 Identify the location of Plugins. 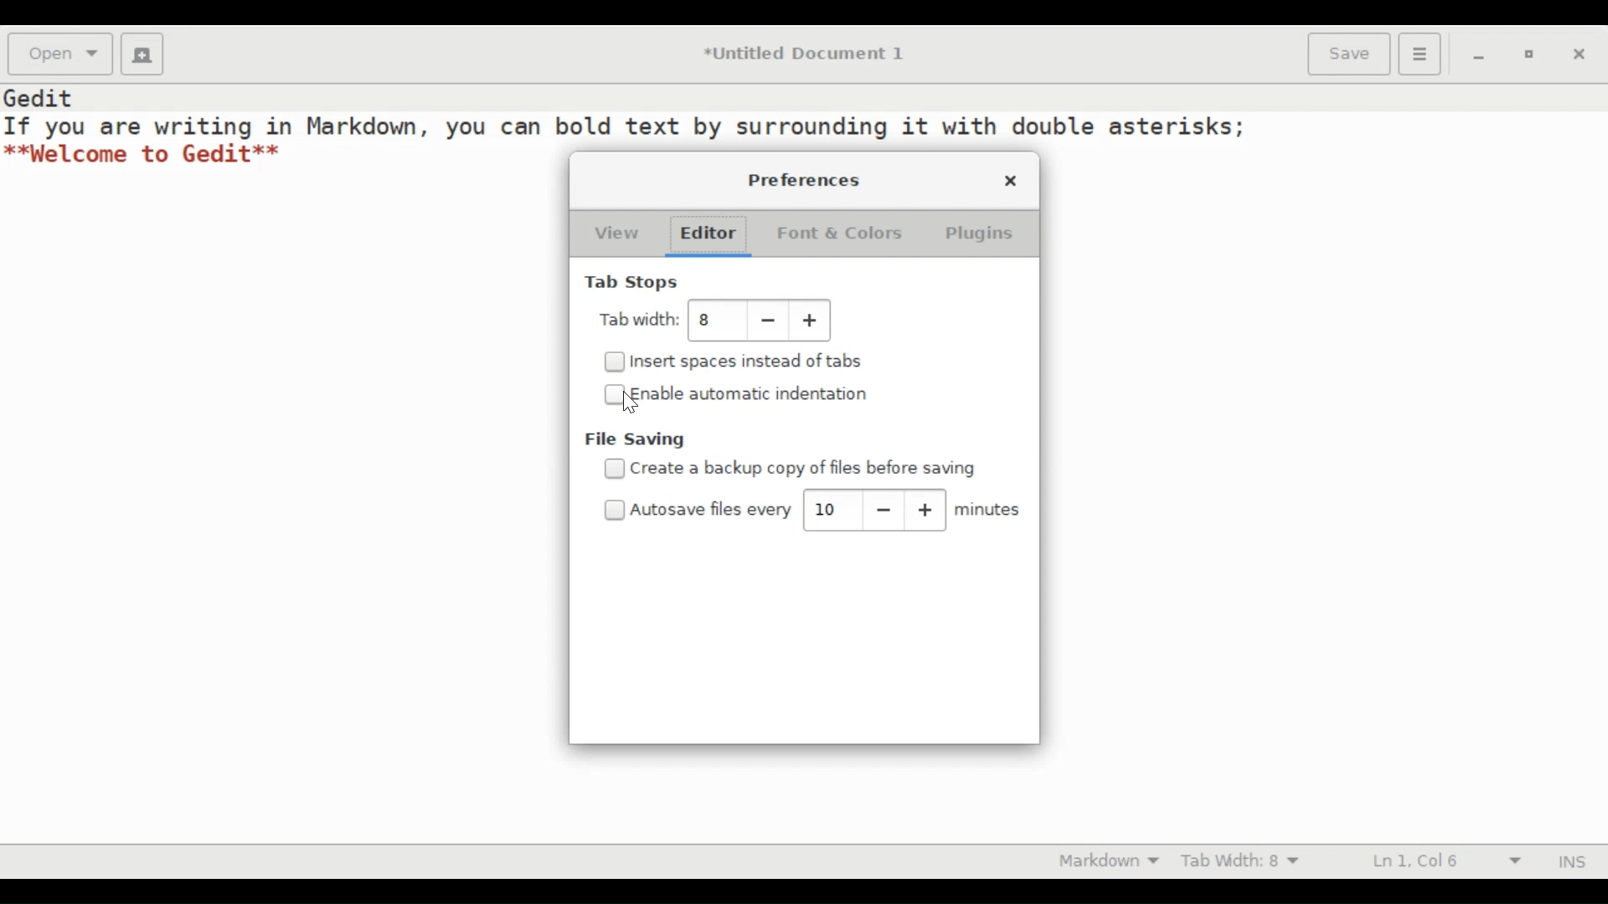
(977, 234).